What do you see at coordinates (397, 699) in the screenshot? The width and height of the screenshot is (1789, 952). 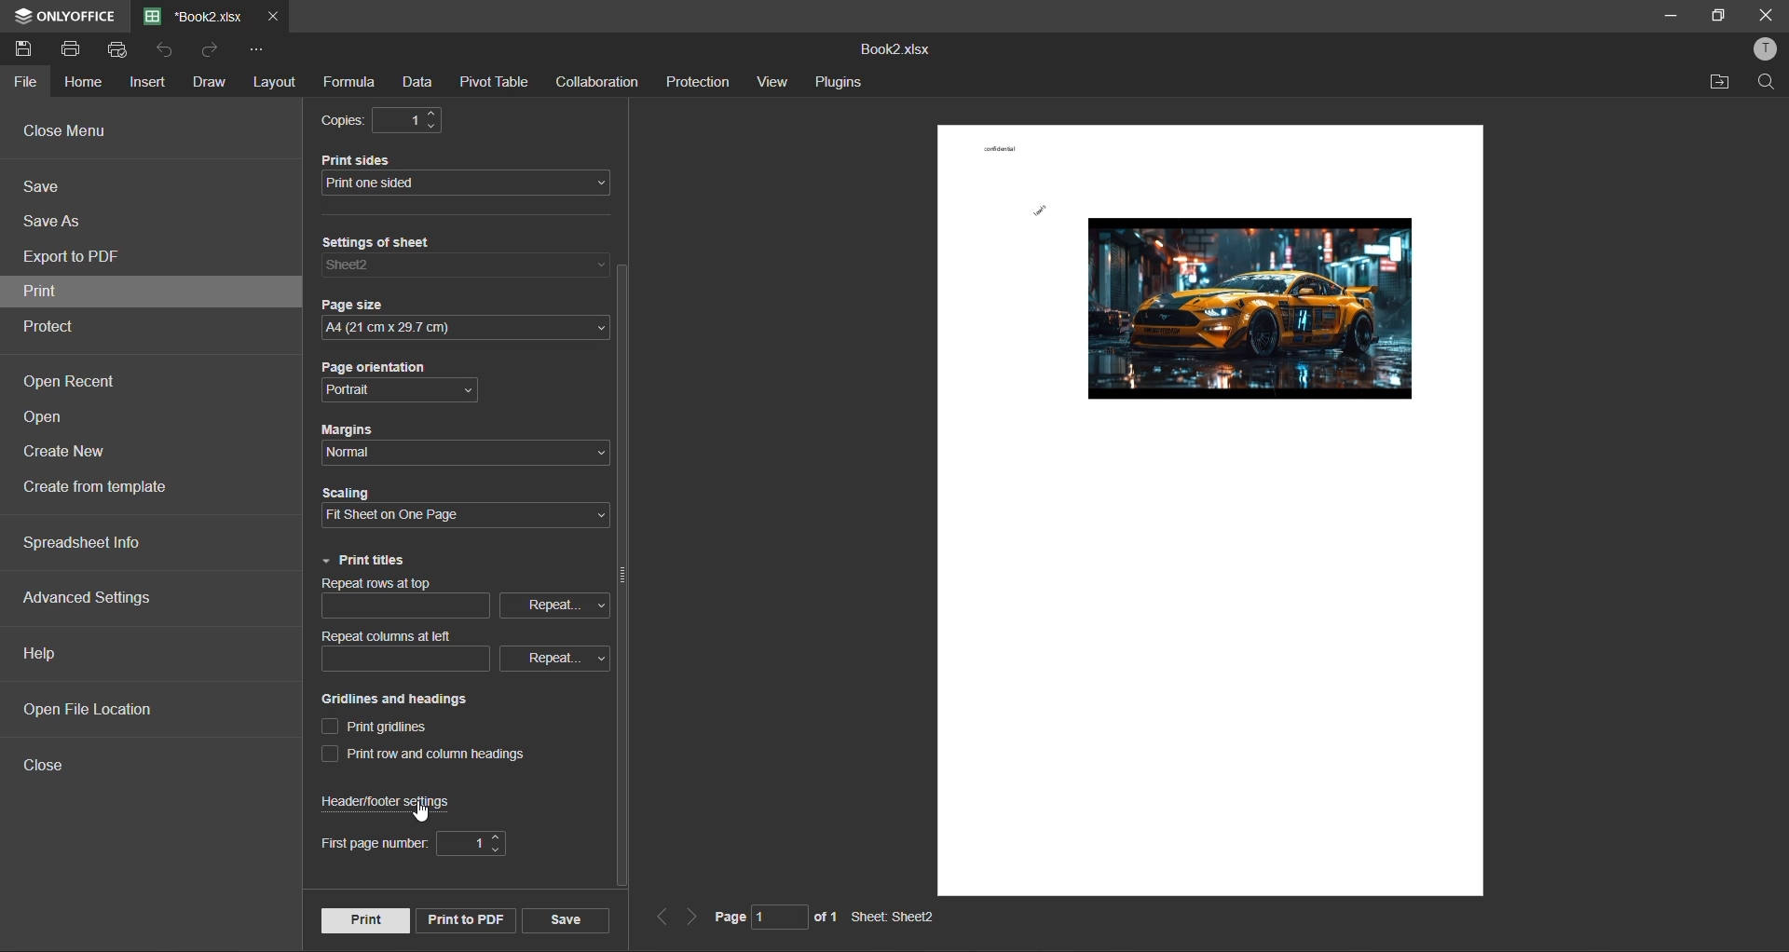 I see `Gridlines and headings` at bounding box center [397, 699].